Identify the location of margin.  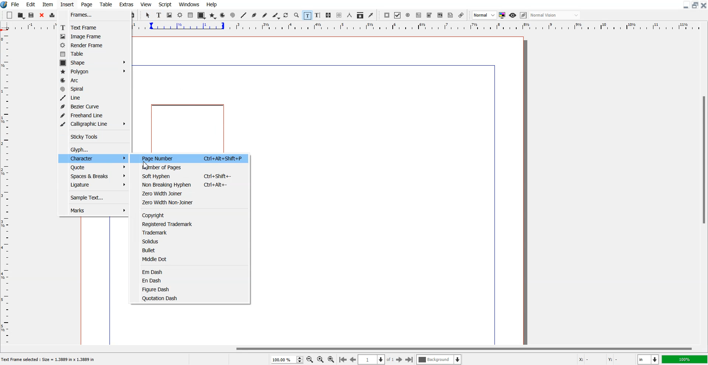
(496, 204).